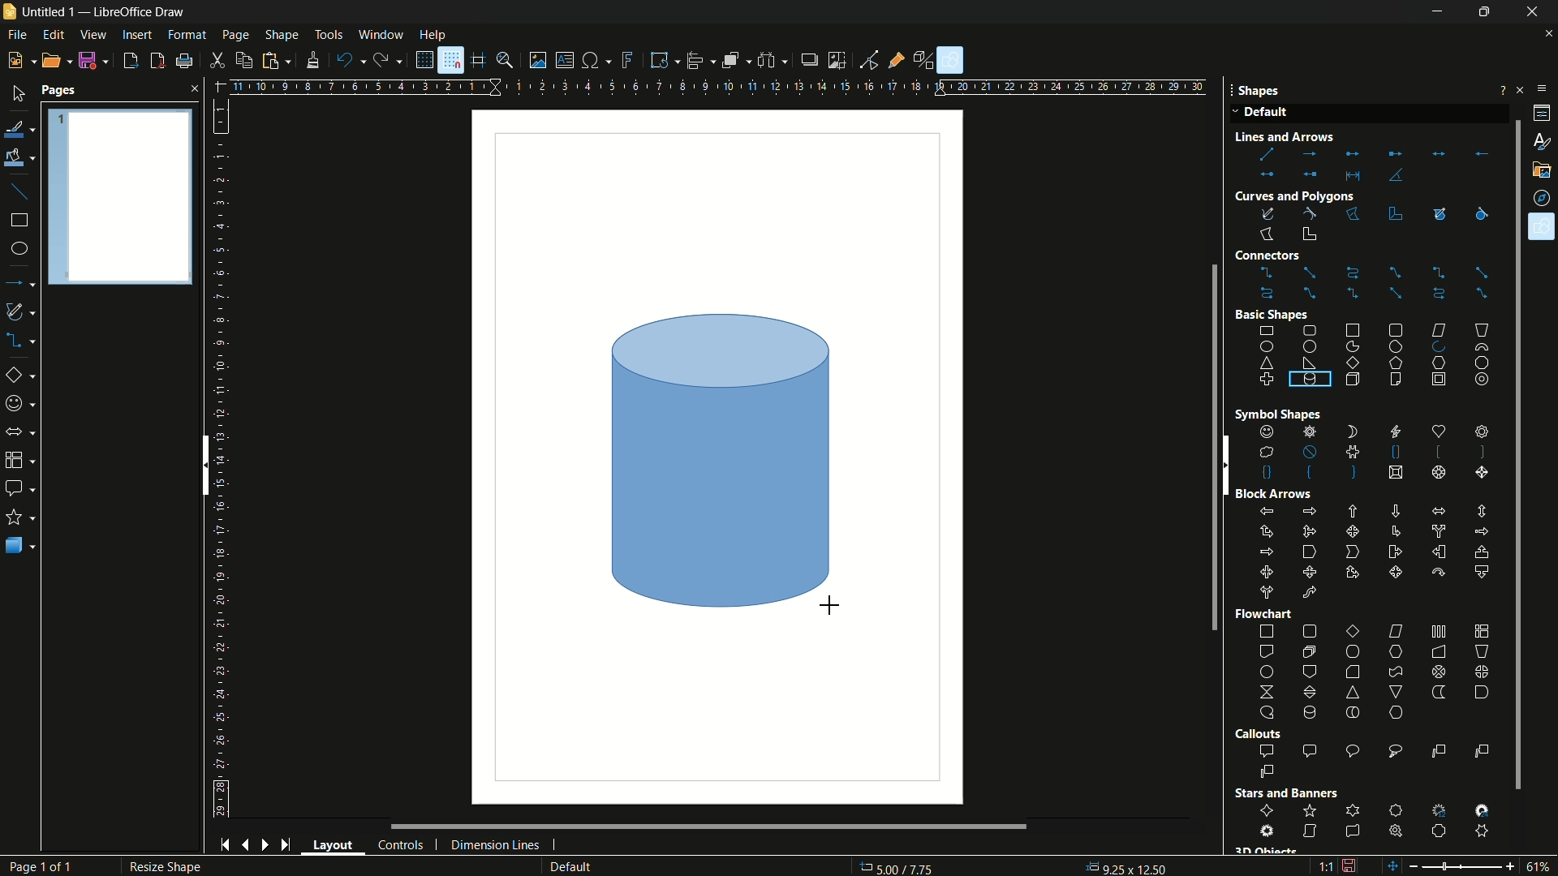  Describe the element at coordinates (191, 88) in the screenshot. I see `close` at that location.